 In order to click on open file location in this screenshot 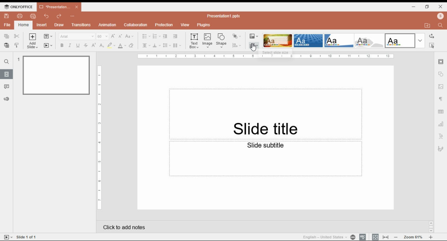, I will do `click(428, 26)`.